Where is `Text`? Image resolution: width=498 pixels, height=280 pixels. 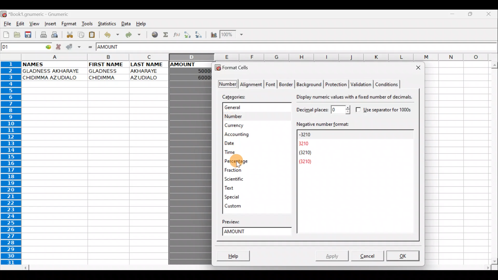
Text is located at coordinates (235, 188).